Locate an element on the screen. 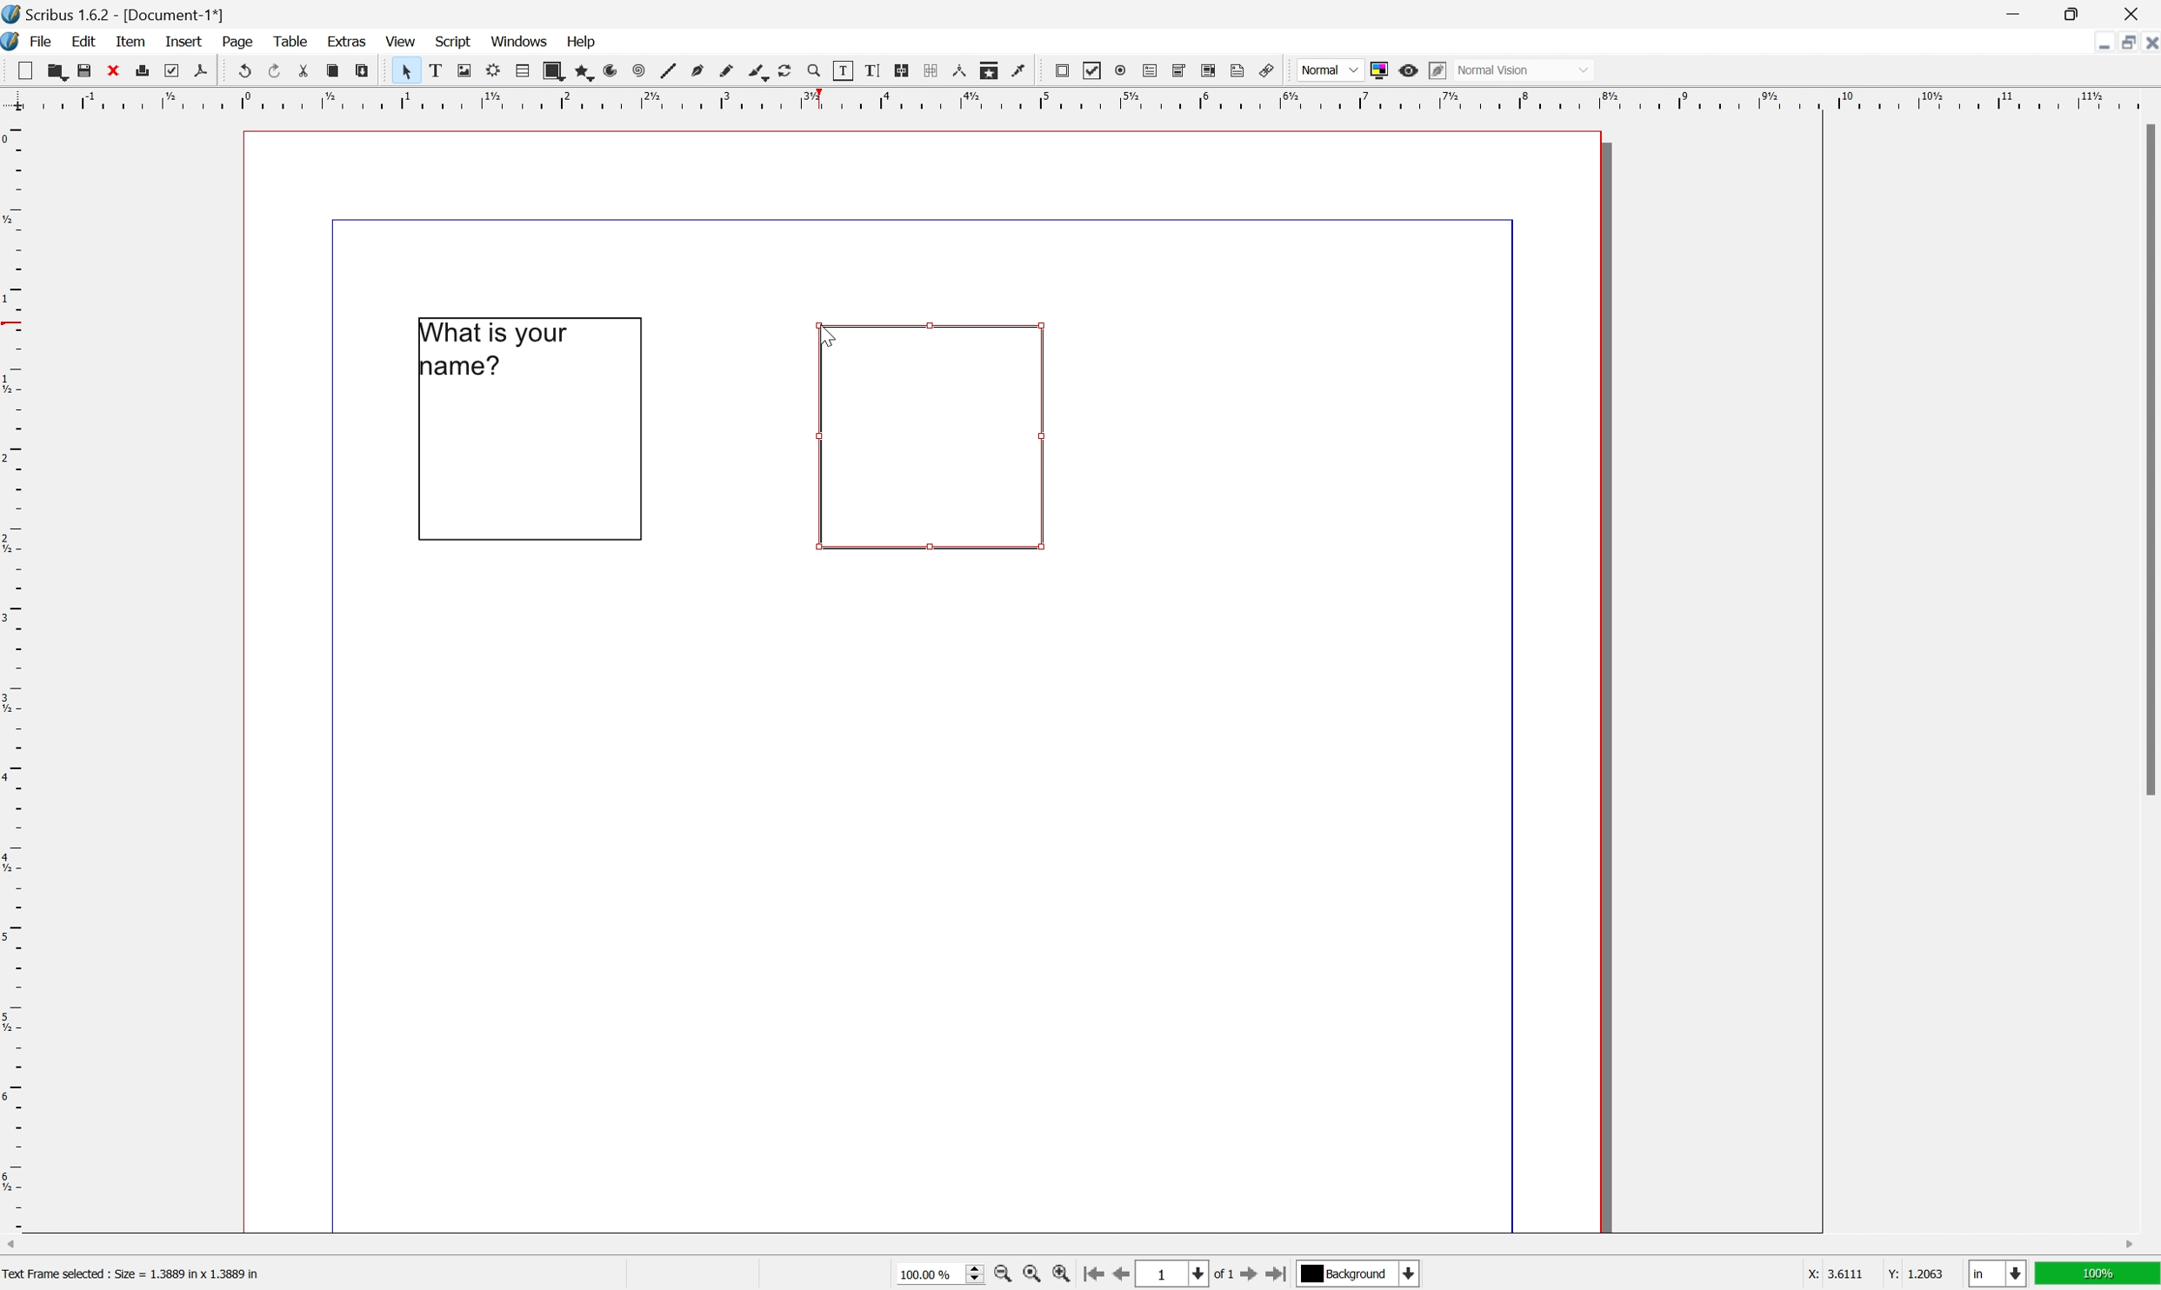 This screenshot has width=2161, height=1290. new is located at coordinates (26, 70).